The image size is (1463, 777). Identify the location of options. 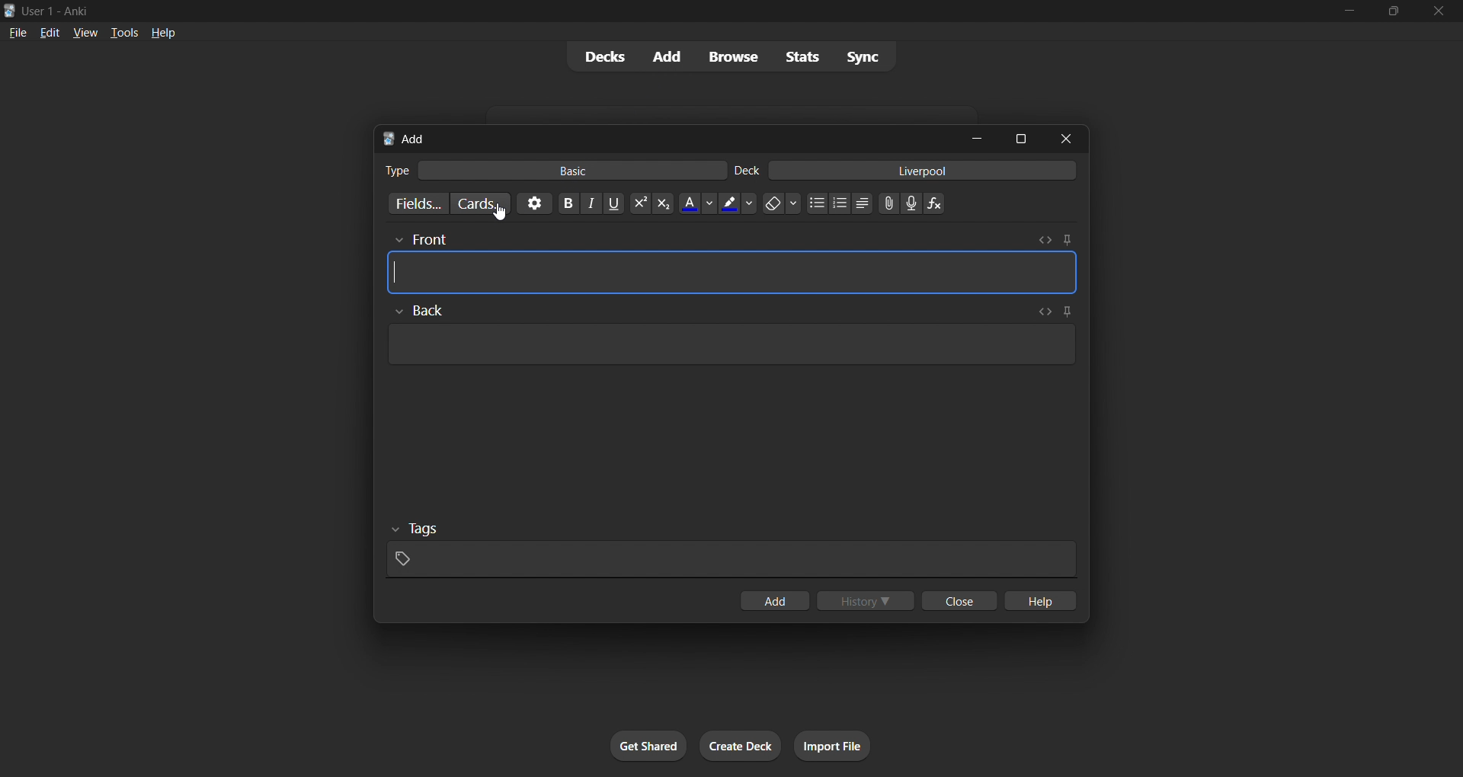
(535, 203).